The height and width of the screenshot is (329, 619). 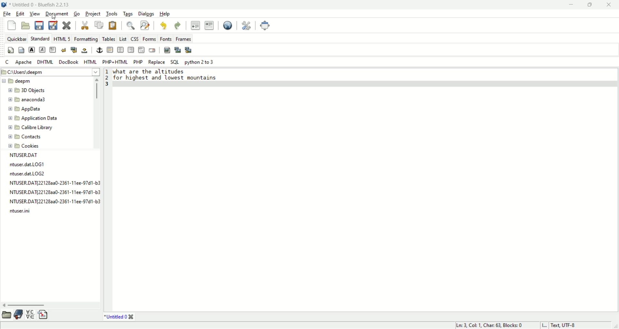 I want to click on SQL, so click(x=175, y=62).